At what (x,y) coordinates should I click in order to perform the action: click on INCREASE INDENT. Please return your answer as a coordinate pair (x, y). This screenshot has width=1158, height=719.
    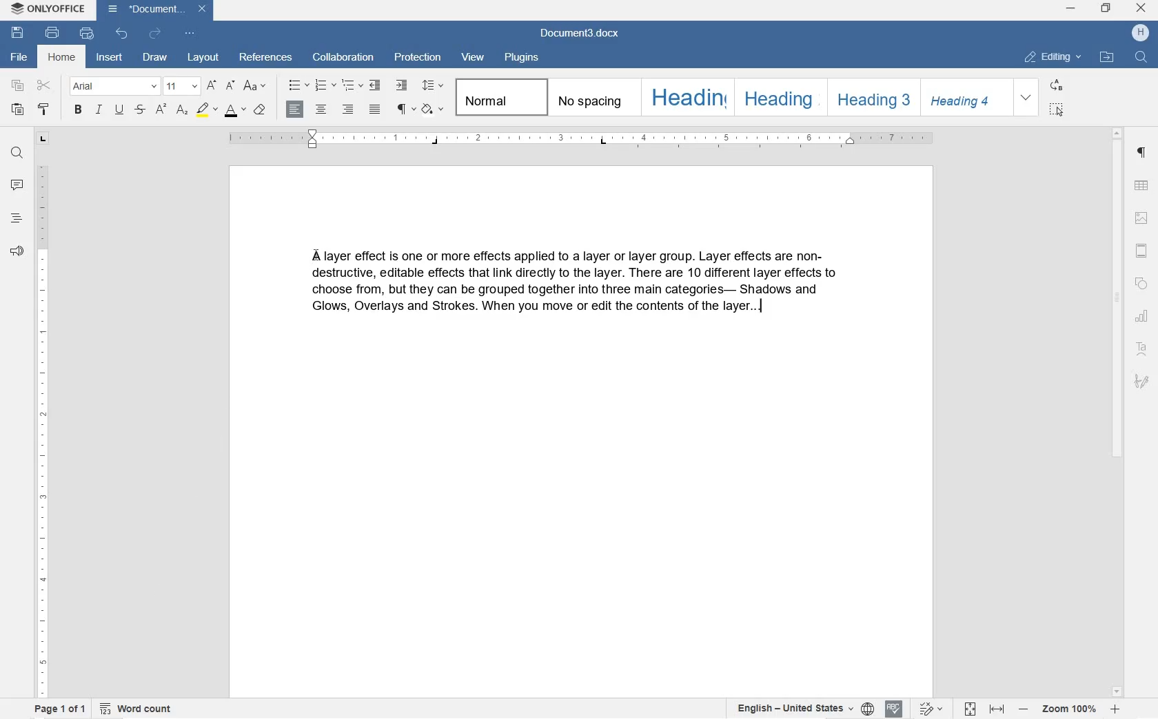
    Looking at the image, I should click on (402, 85).